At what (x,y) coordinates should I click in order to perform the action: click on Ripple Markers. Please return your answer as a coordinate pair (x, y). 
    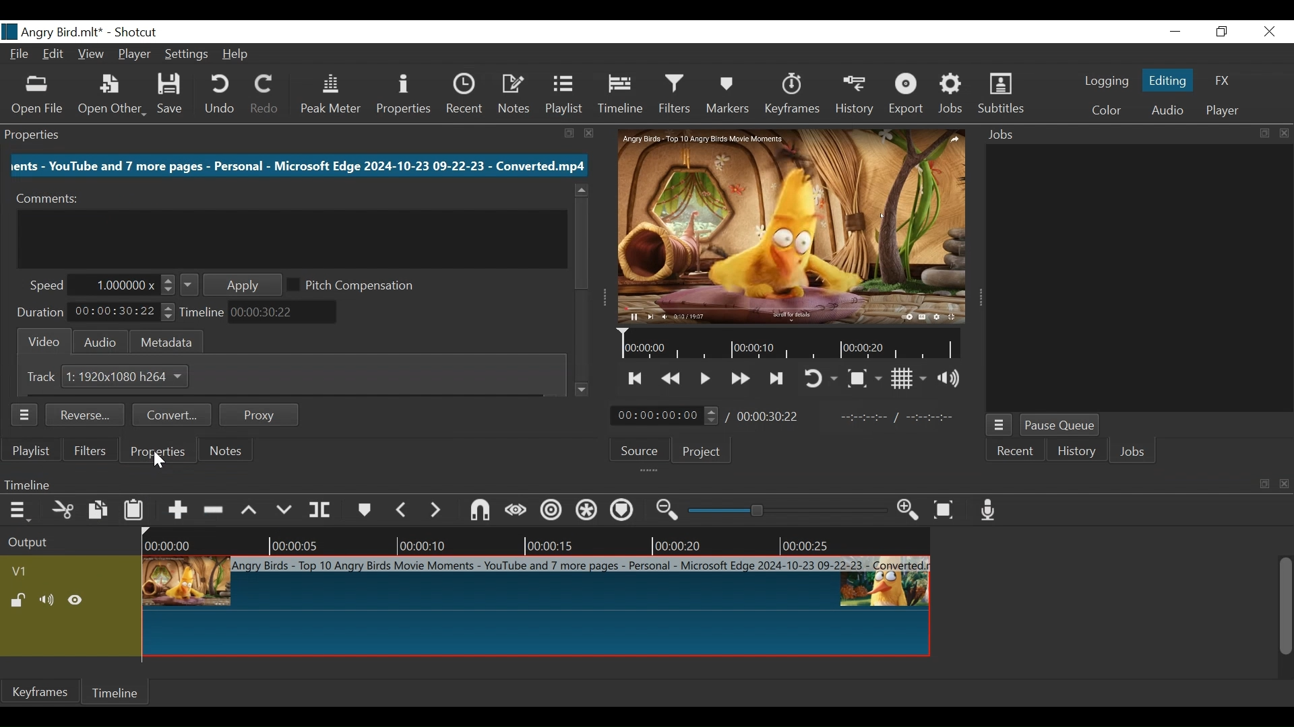
    Looking at the image, I should click on (624, 513).